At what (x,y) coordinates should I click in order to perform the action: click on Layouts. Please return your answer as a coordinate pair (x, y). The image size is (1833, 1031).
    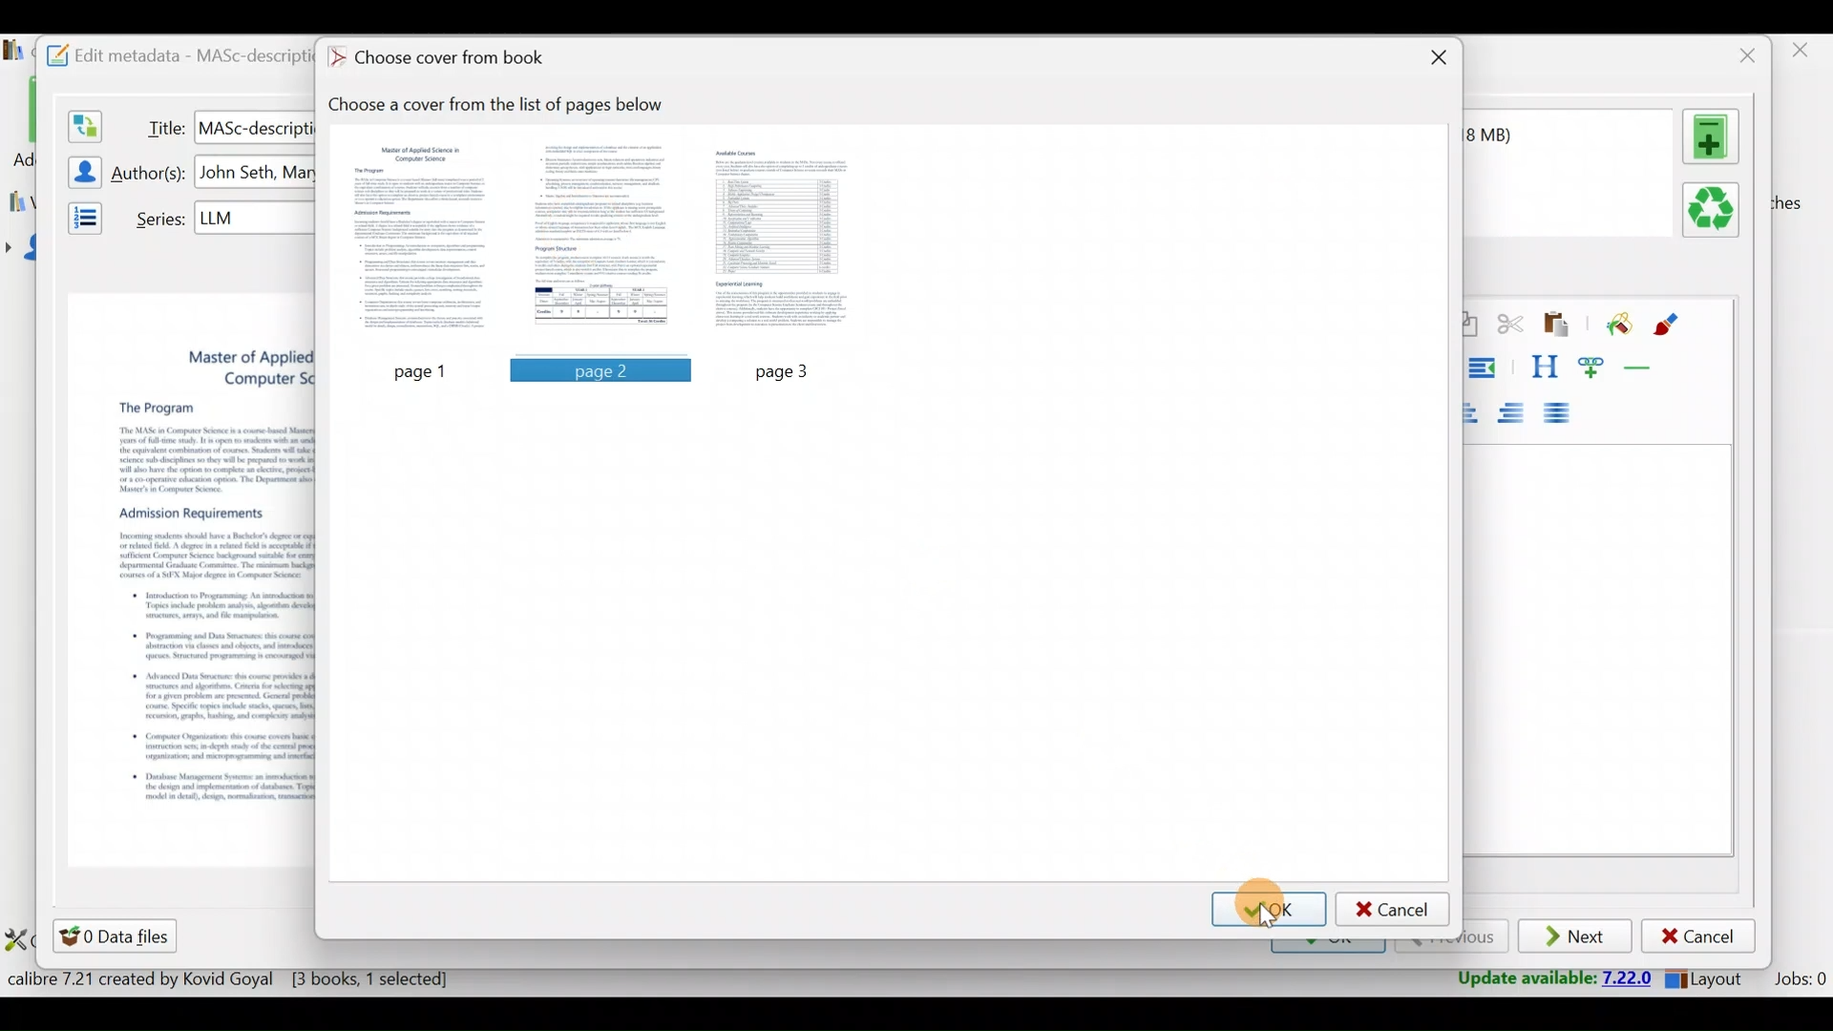
    Looking at the image, I should click on (1710, 978).